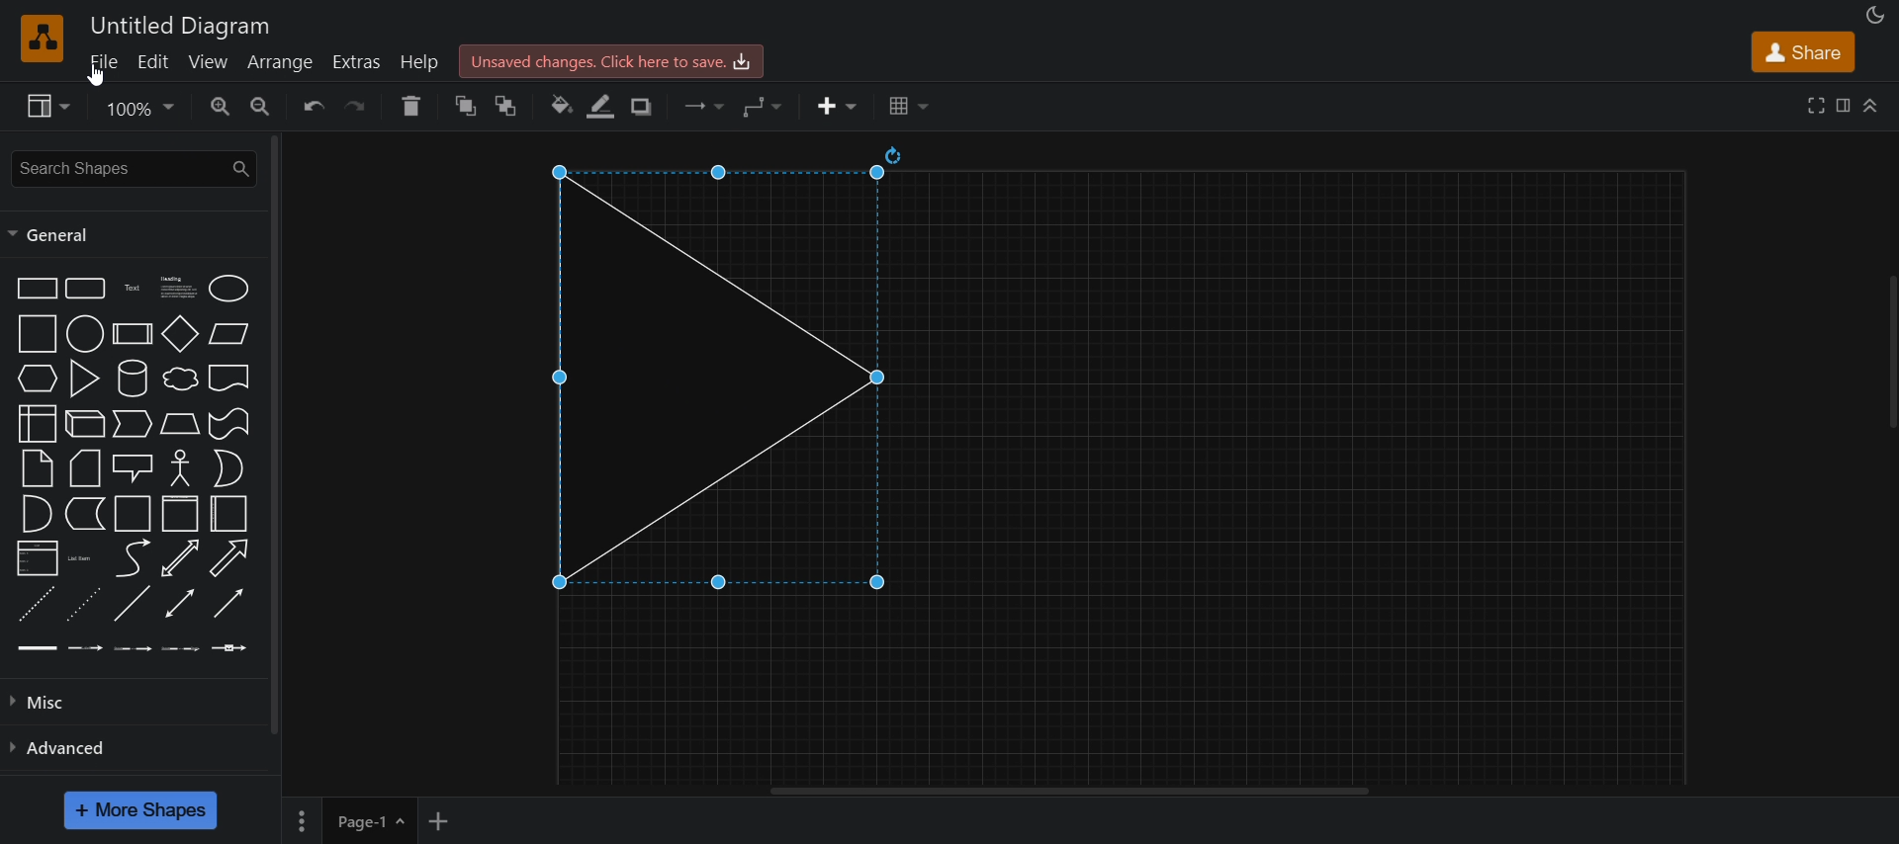 The height and width of the screenshot is (844, 1899). Describe the element at coordinates (449, 817) in the screenshot. I see `add new page` at that location.